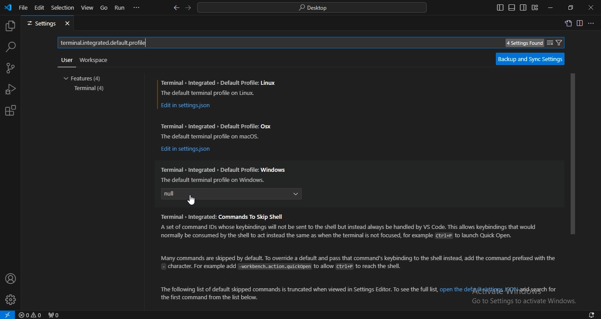  What do you see at coordinates (535, 7) in the screenshot?
I see `customize layout` at bounding box center [535, 7].